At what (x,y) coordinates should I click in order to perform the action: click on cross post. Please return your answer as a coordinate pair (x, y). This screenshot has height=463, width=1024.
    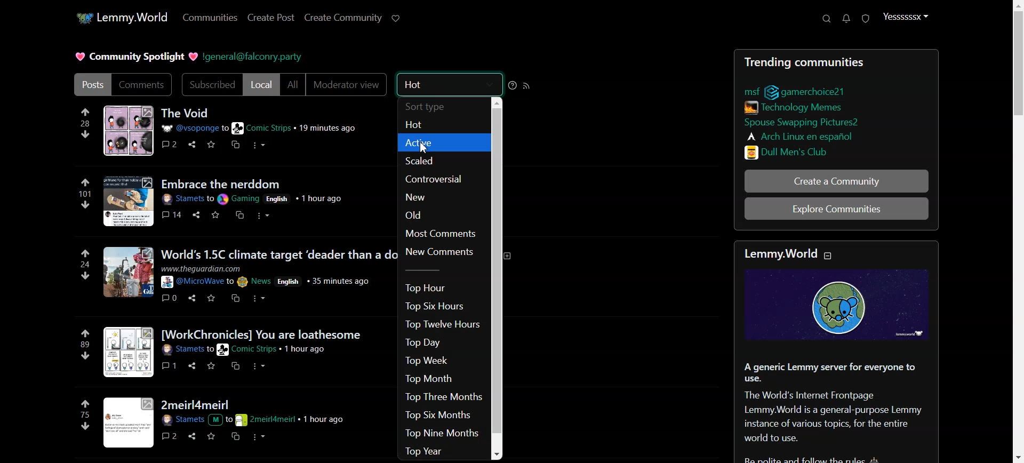
    Looking at the image, I should click on (232, 436).